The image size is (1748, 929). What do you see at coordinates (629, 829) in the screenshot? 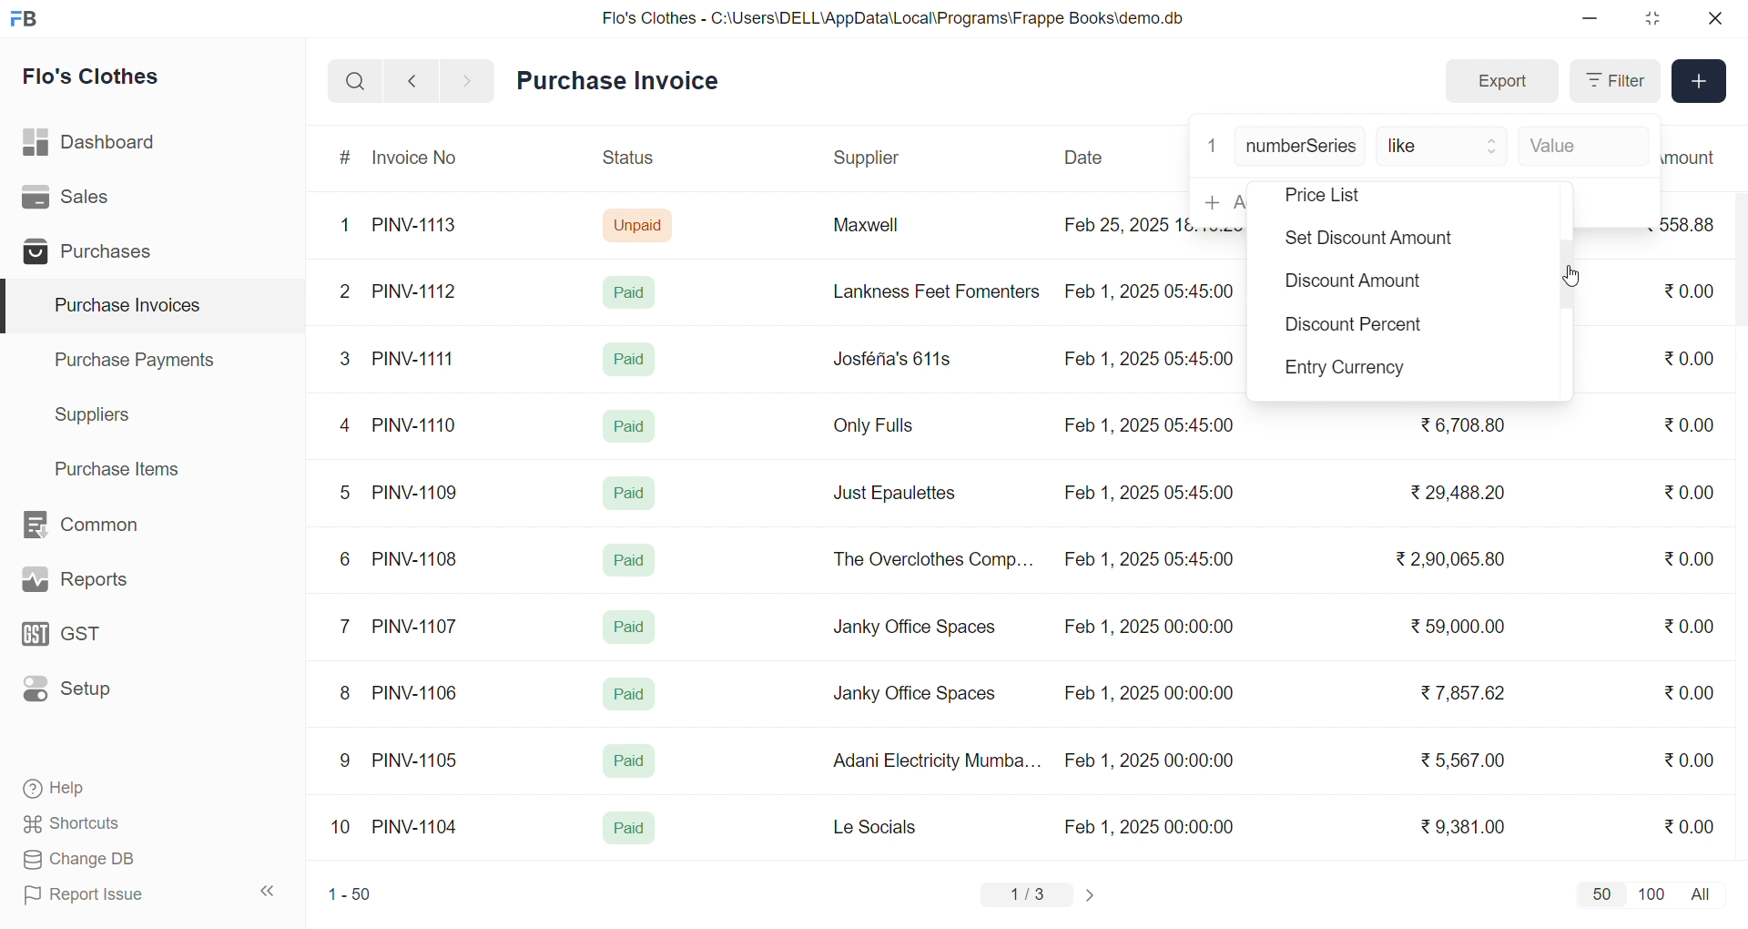
I see `Paid` at bounding box center [629, 829].